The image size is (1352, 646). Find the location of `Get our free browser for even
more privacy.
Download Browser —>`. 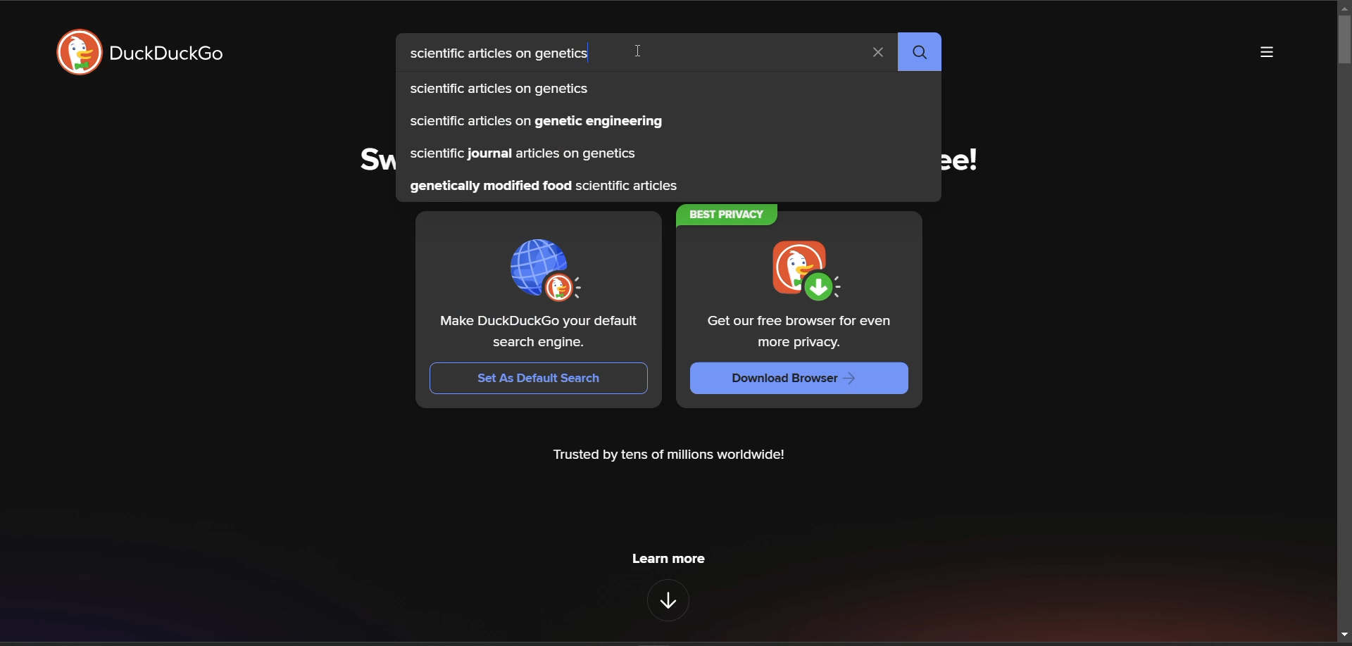

Get our free browser for even
more privacy.
Download Browser —> is located at coordinates (795, 315).